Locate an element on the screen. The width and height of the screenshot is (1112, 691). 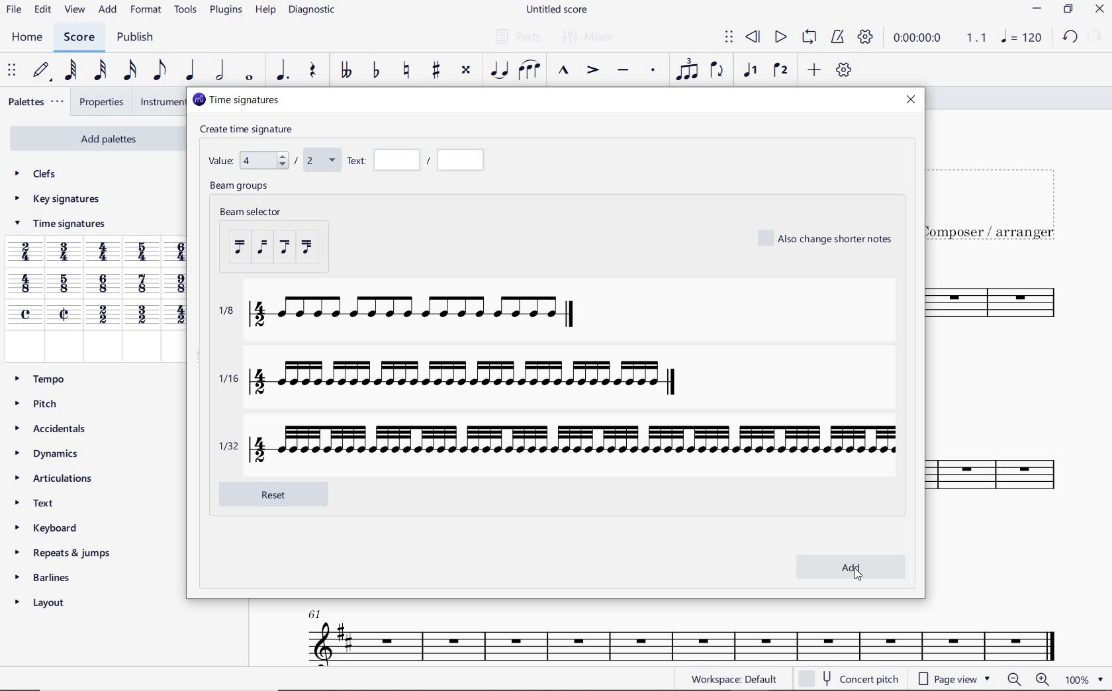
PROPERTIES is located at coordinates (101, 103).